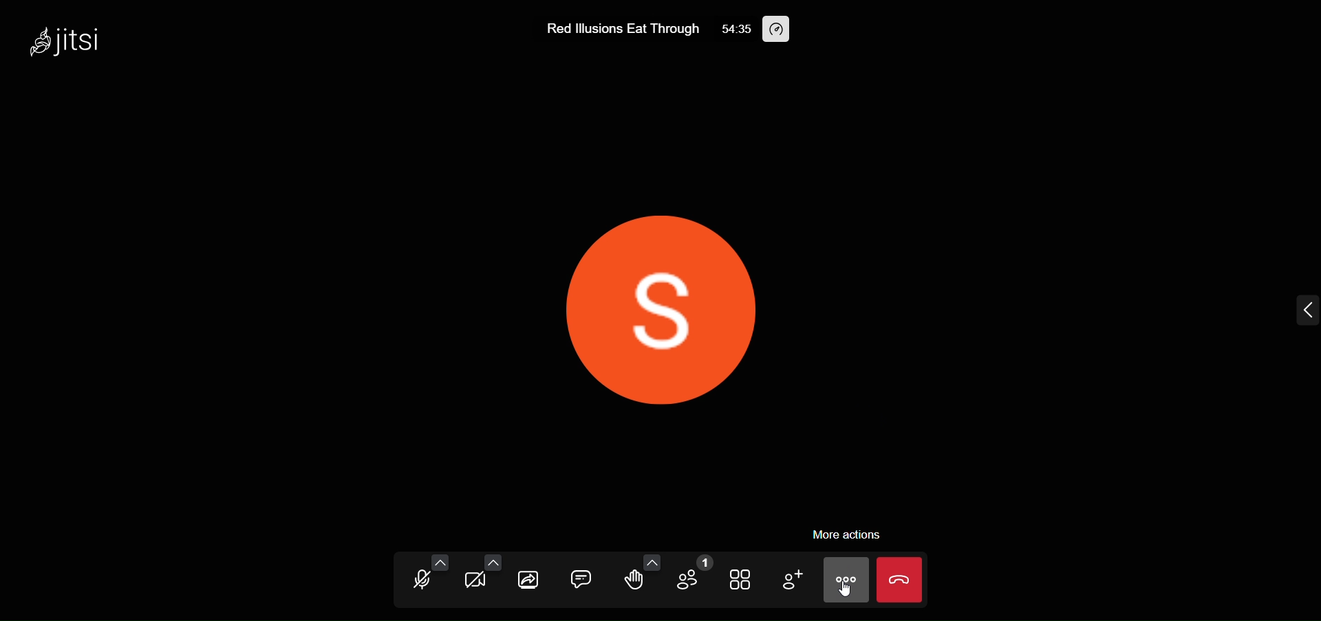 This screenshot has height=621, width=1321. I want to click on more camera option, so click(495, 561).